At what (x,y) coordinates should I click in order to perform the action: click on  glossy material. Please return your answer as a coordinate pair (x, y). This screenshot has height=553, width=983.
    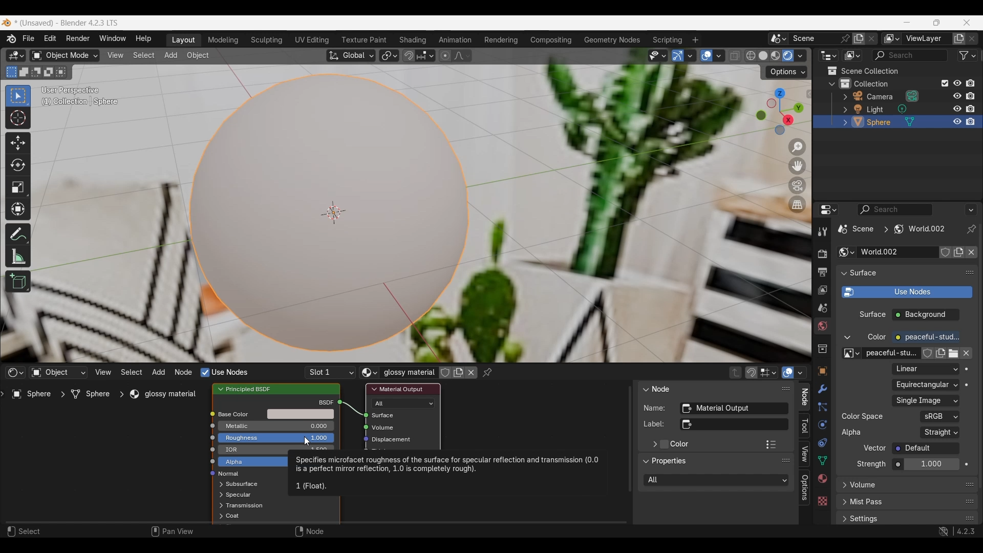
    Looking at the image, I should click on (166, 394).